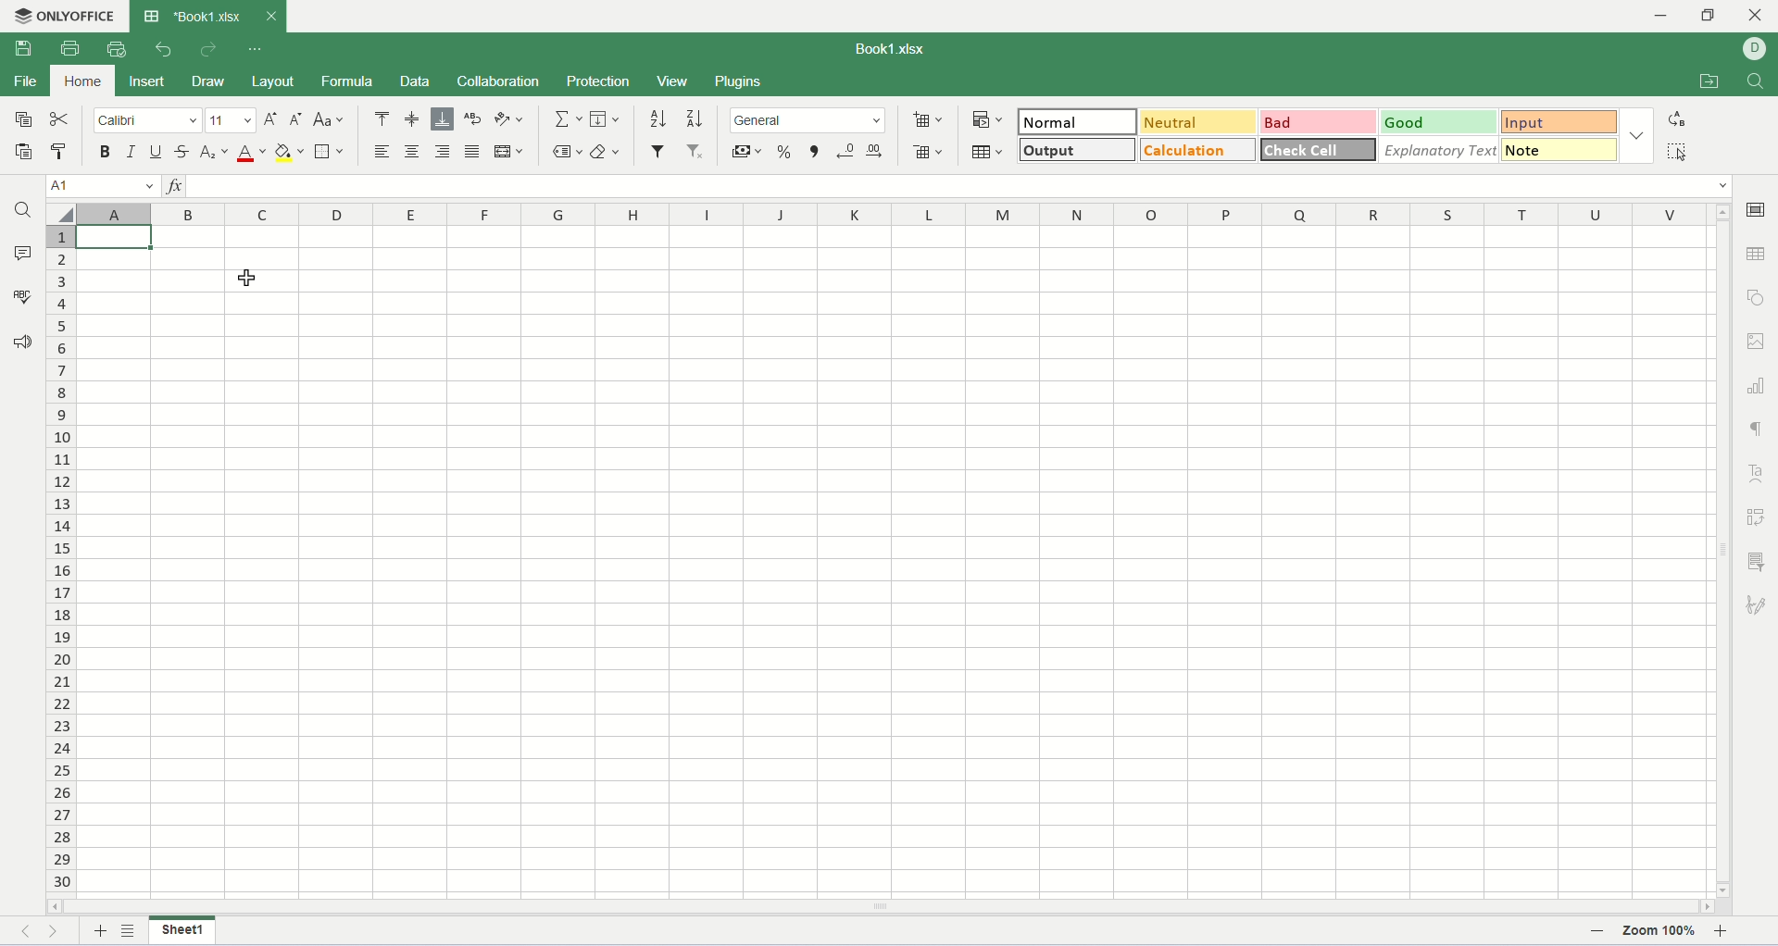 This screenshot has height=946, width=1778. What do you see at coordinates (248, 153) in the screenshot?
I see `font color` at bounding box center [248, 153].